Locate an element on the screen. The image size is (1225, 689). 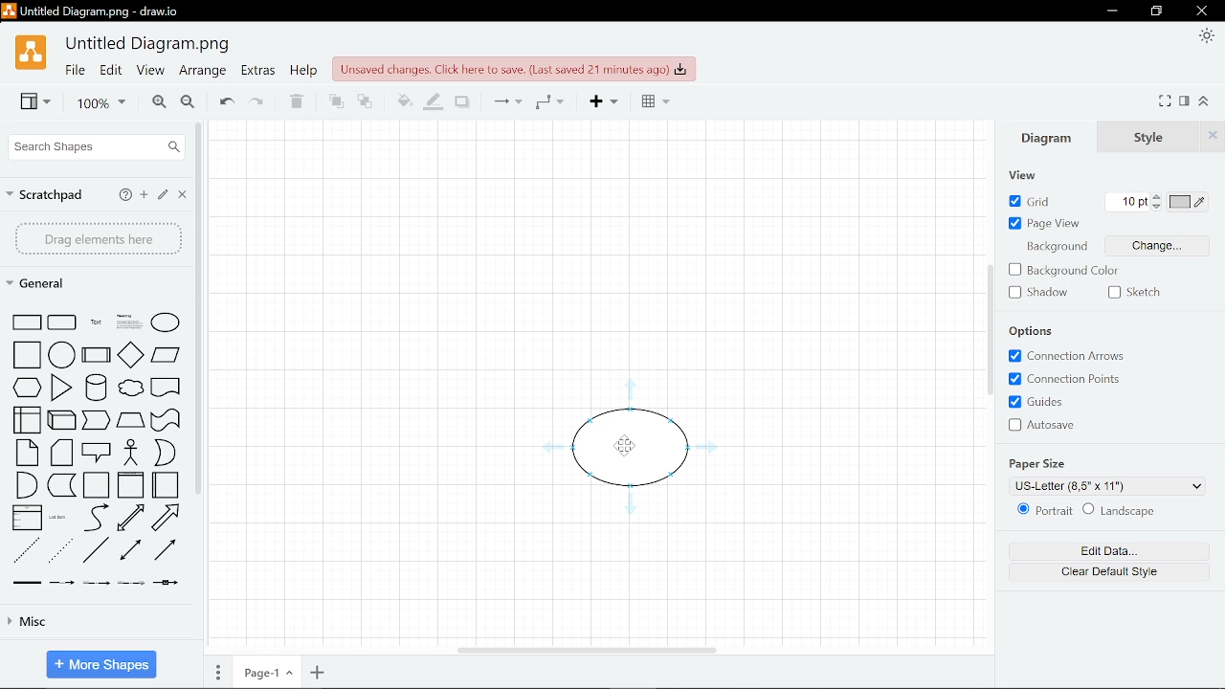
Style is located at coordinates (1150, 135).